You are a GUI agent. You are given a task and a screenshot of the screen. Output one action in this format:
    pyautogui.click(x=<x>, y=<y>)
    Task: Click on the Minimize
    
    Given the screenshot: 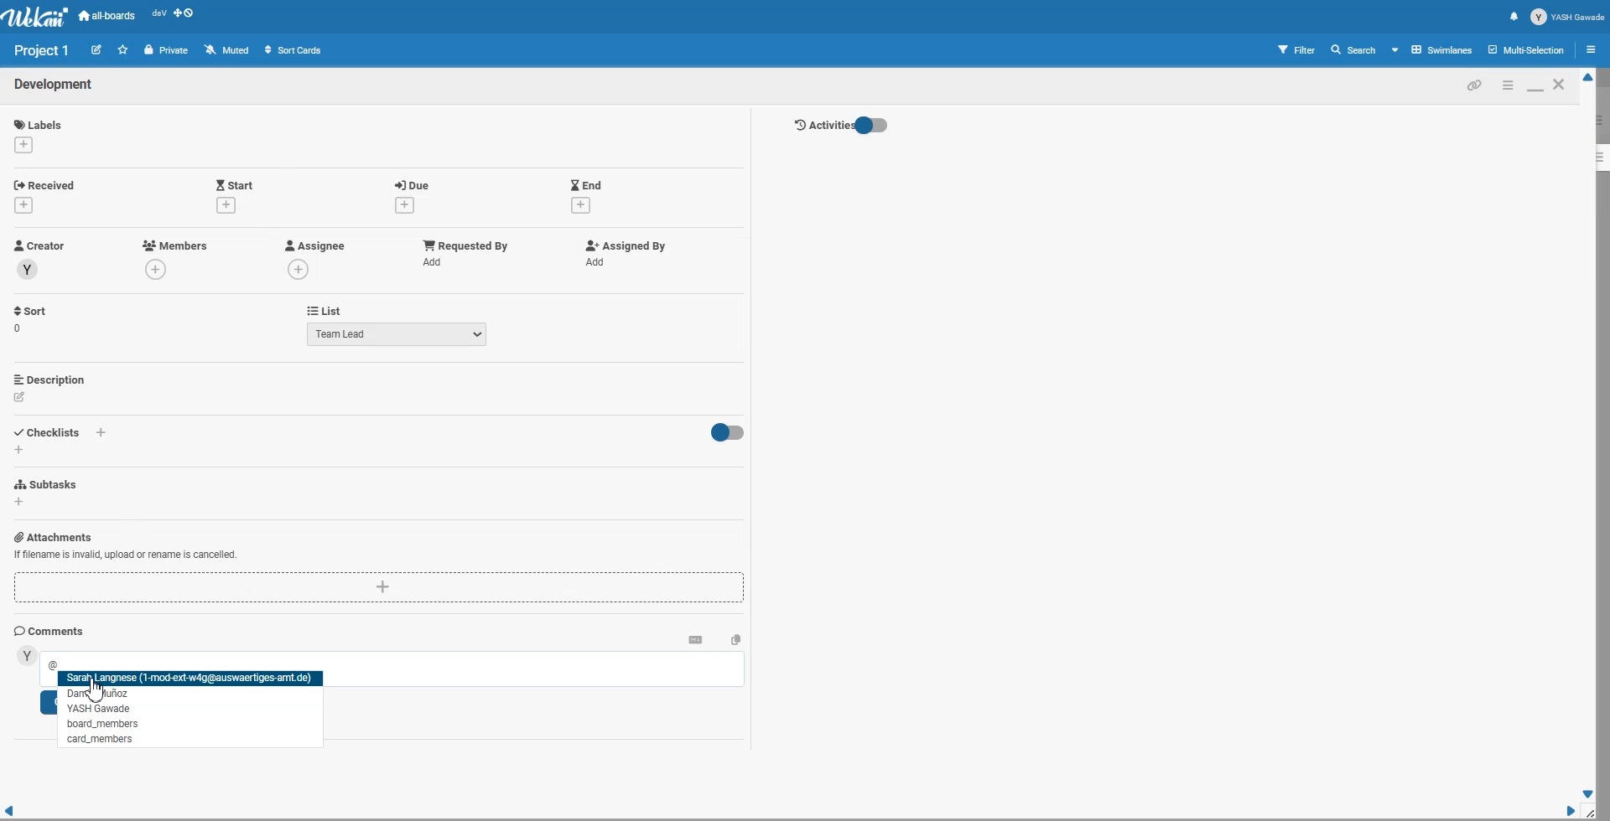 What is the action you would take?
    pyautogui.click(x=1507, y=85)
    